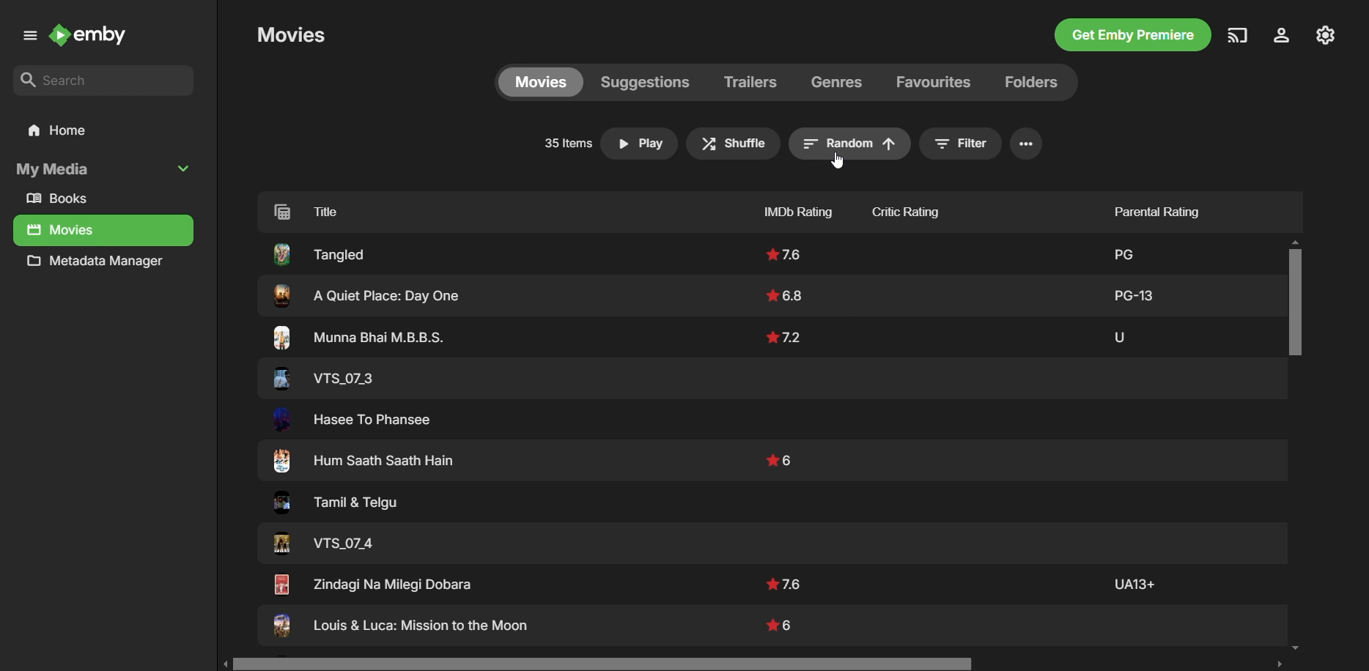 The width and height of the screenshot is (1369, 671). I want to click on , so click(319, 253).